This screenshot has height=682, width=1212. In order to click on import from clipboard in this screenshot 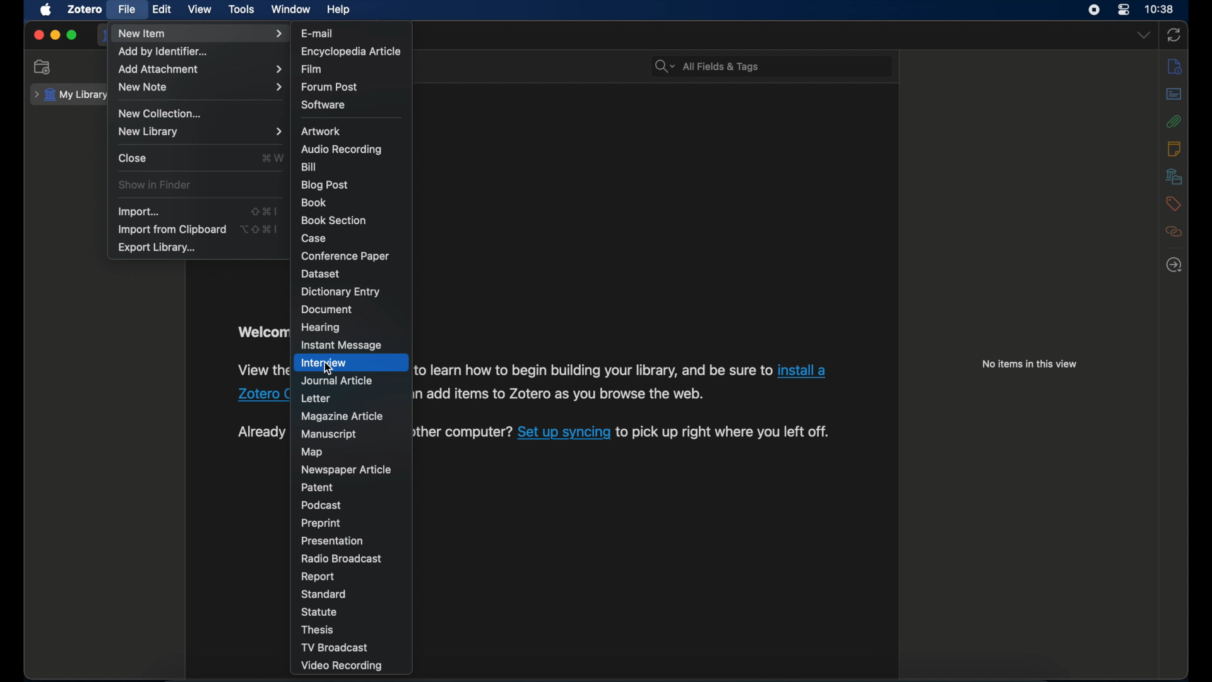, I will do `click(173, 230)`.